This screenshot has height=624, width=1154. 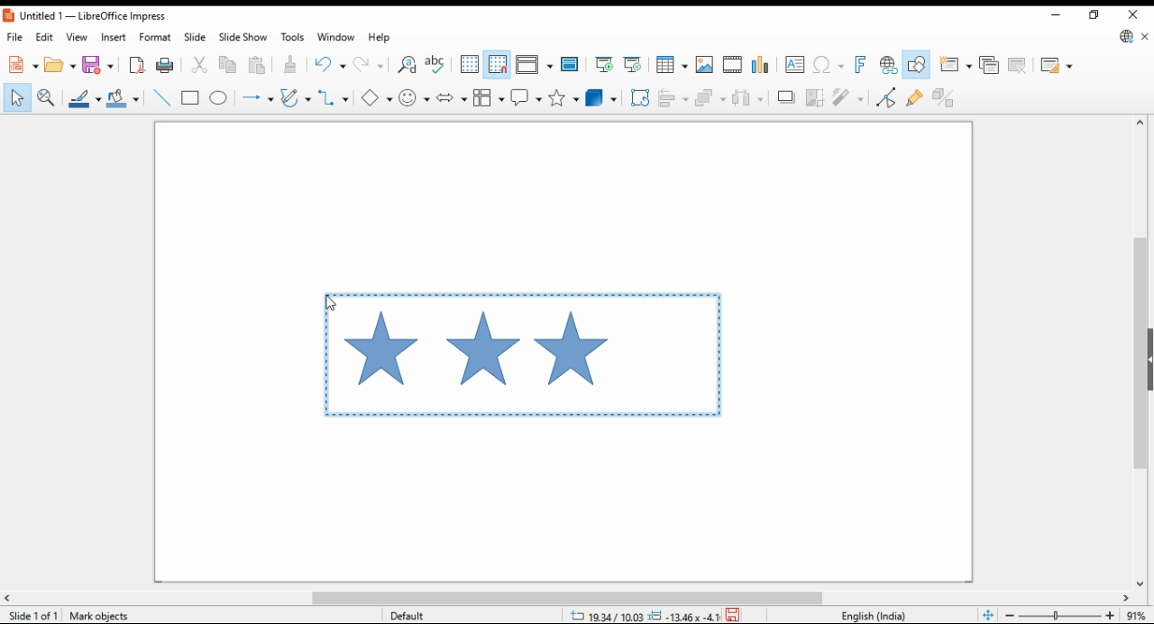 I want to click on default, so click(x=427, y=614).